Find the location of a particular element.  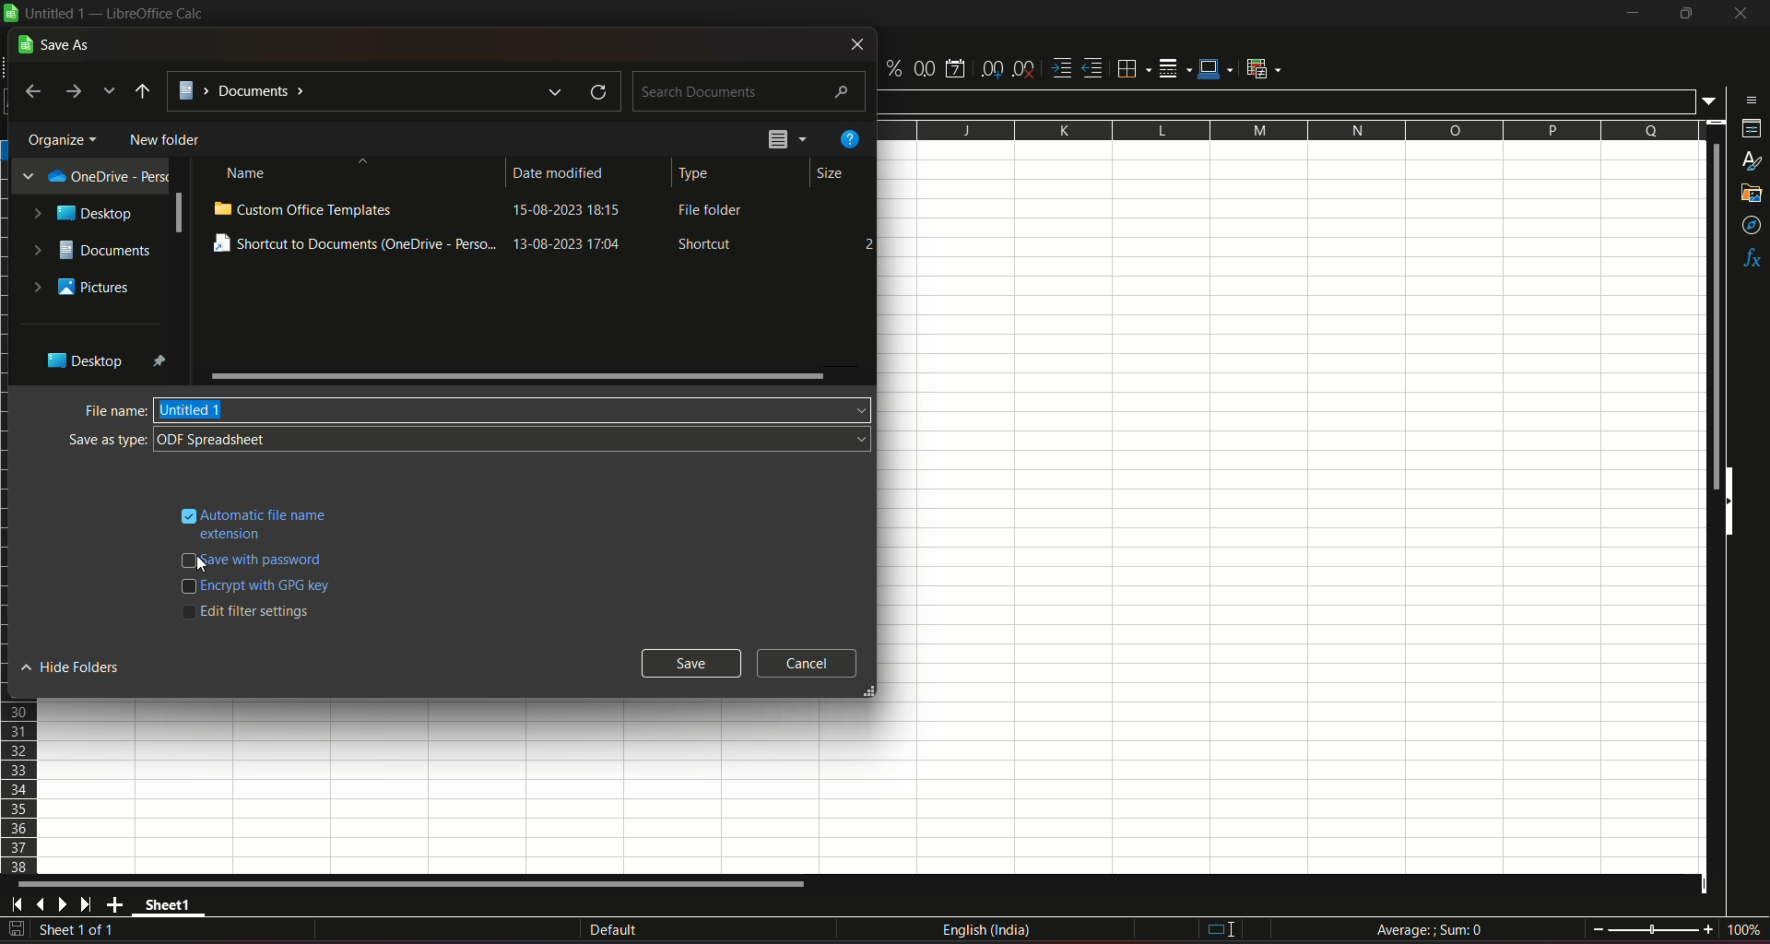

increase indent is located at coordinates (1060, 67).